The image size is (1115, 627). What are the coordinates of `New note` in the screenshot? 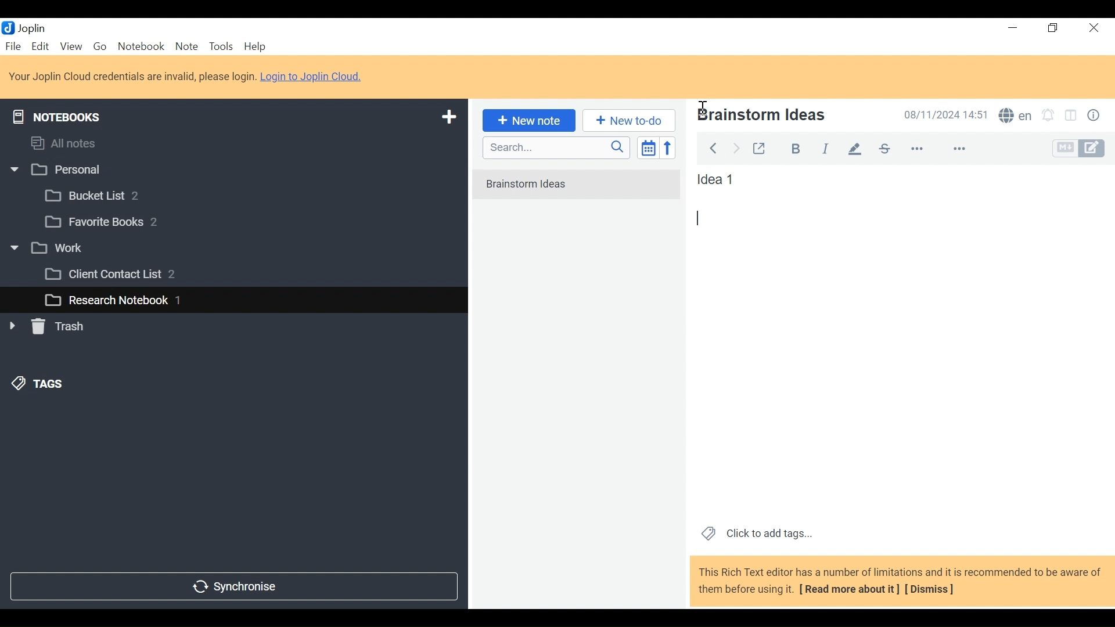 It's located at (527, 120).